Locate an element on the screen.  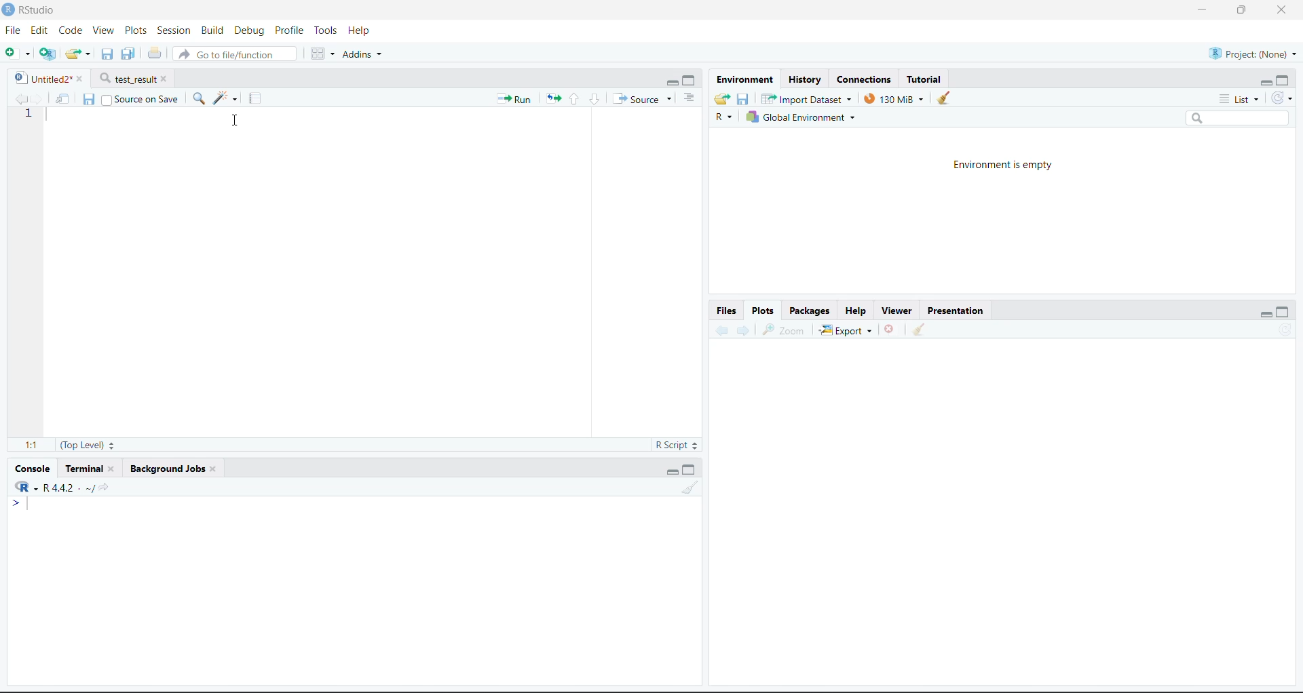
Go back to the previous source location (Ctrl + F9) is located at coordinates (723, 330).